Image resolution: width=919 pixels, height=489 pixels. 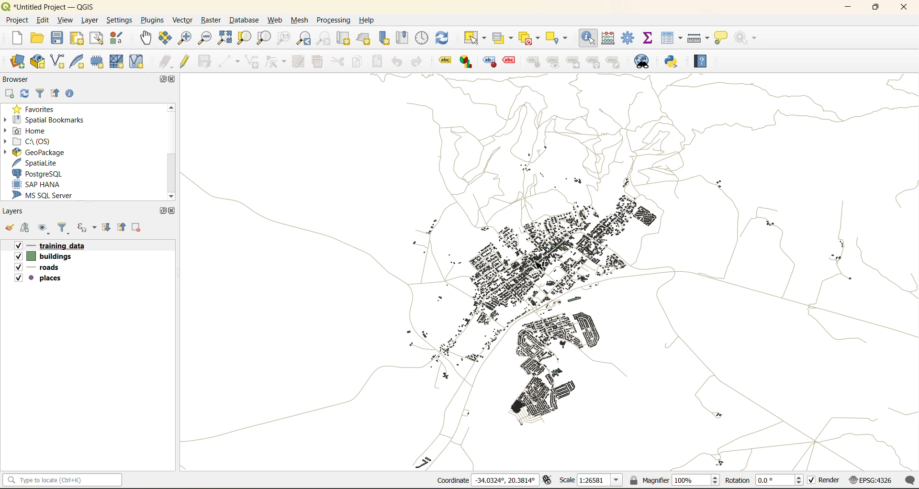 I want to click on paste, so click(x=378, y=60).